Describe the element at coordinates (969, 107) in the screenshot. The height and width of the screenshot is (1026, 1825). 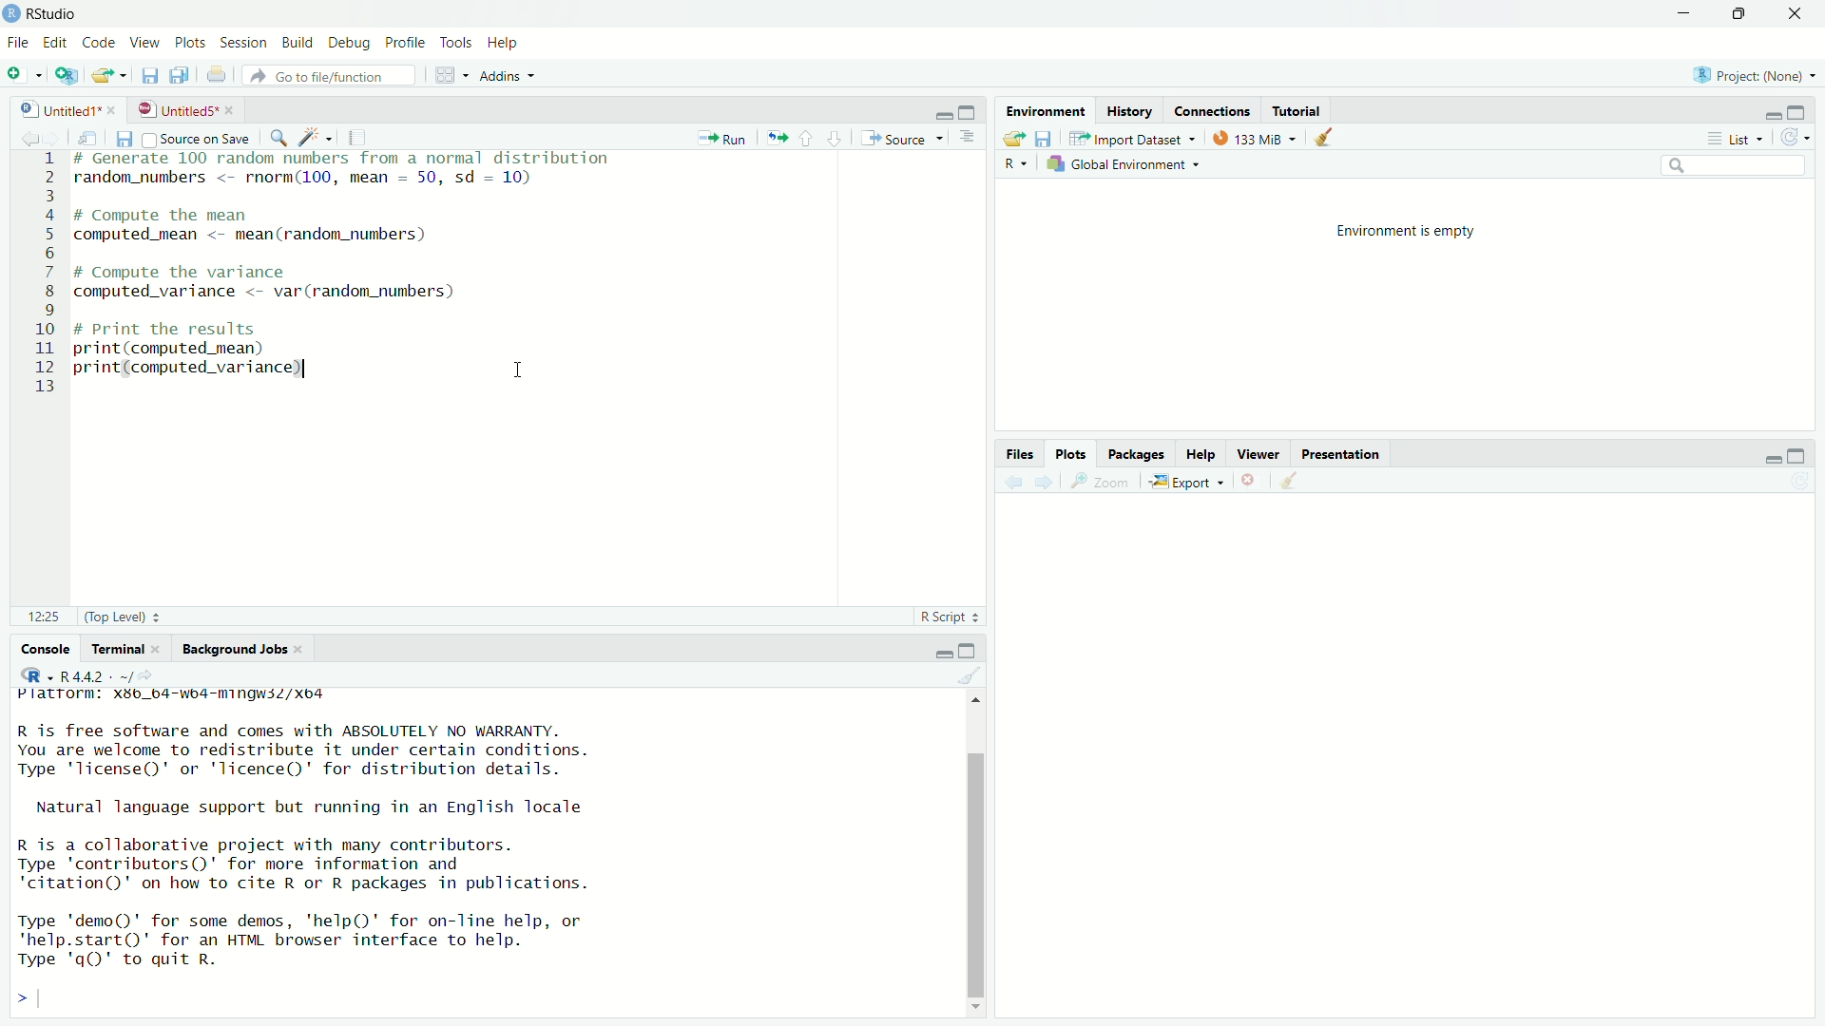
I see `maximize` at that location.